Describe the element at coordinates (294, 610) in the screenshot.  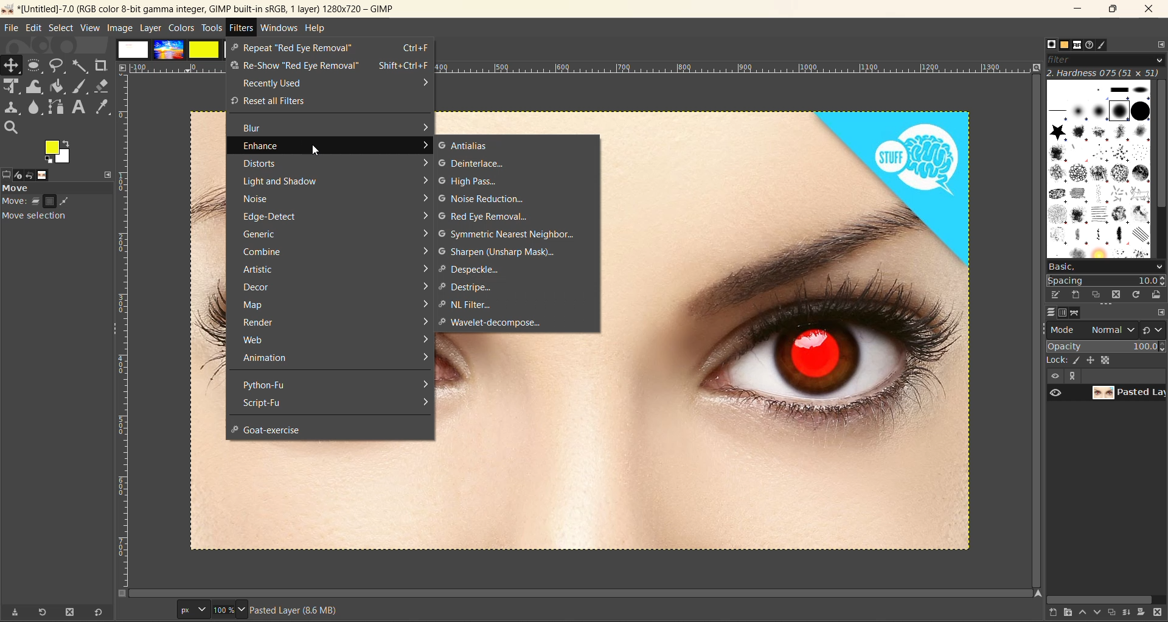
I see `metadata` at that location.